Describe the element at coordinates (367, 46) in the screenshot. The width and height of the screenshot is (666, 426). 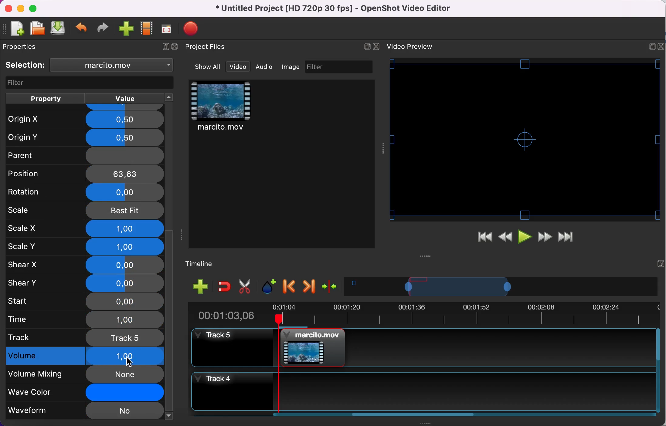
I see `Expand/Collapse` at that location.